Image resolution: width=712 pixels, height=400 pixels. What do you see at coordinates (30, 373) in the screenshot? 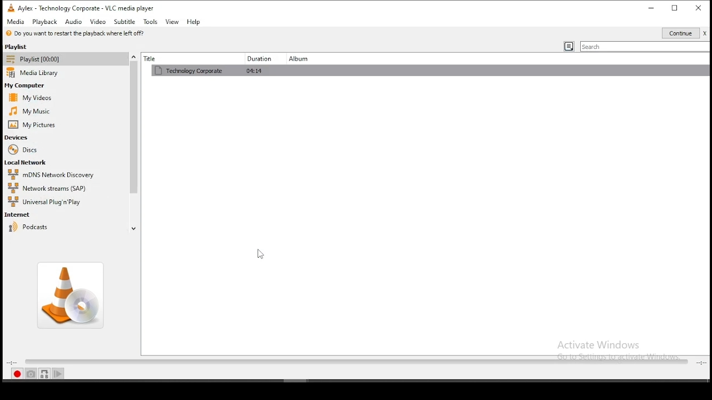
I see `take a snapshot` at bounding box center [30, 373].